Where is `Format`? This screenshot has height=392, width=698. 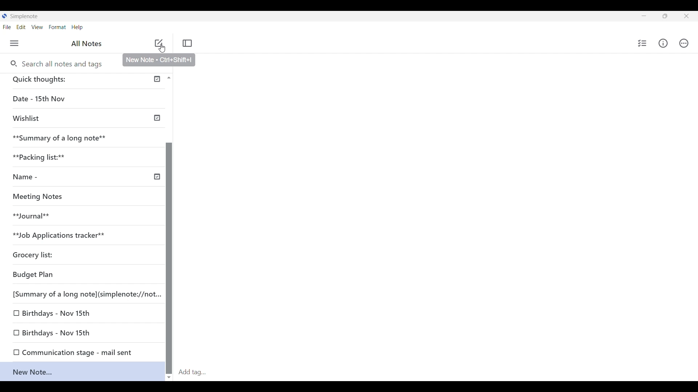 Format is located at coordinates (57, 27).